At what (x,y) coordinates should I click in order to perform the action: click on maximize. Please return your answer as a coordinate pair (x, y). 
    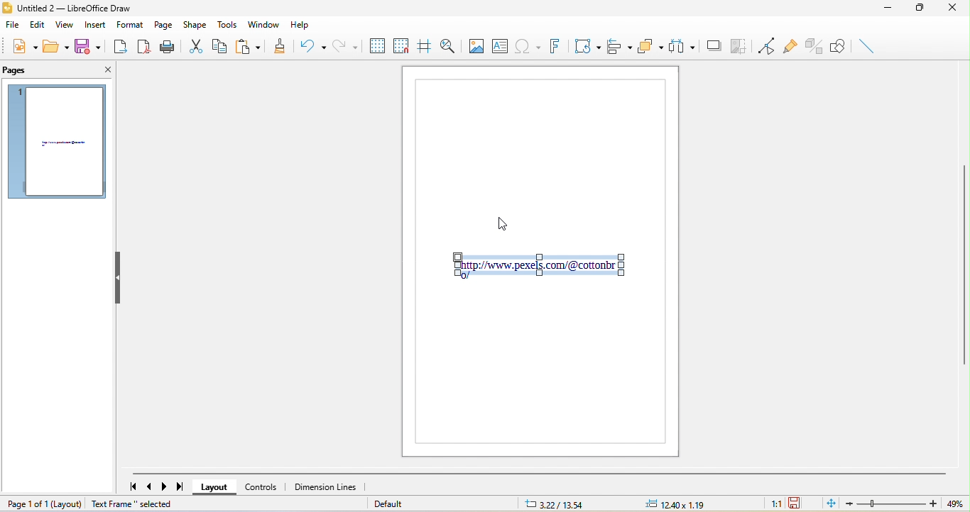
    Looking at the image, I should click on (918, 8).